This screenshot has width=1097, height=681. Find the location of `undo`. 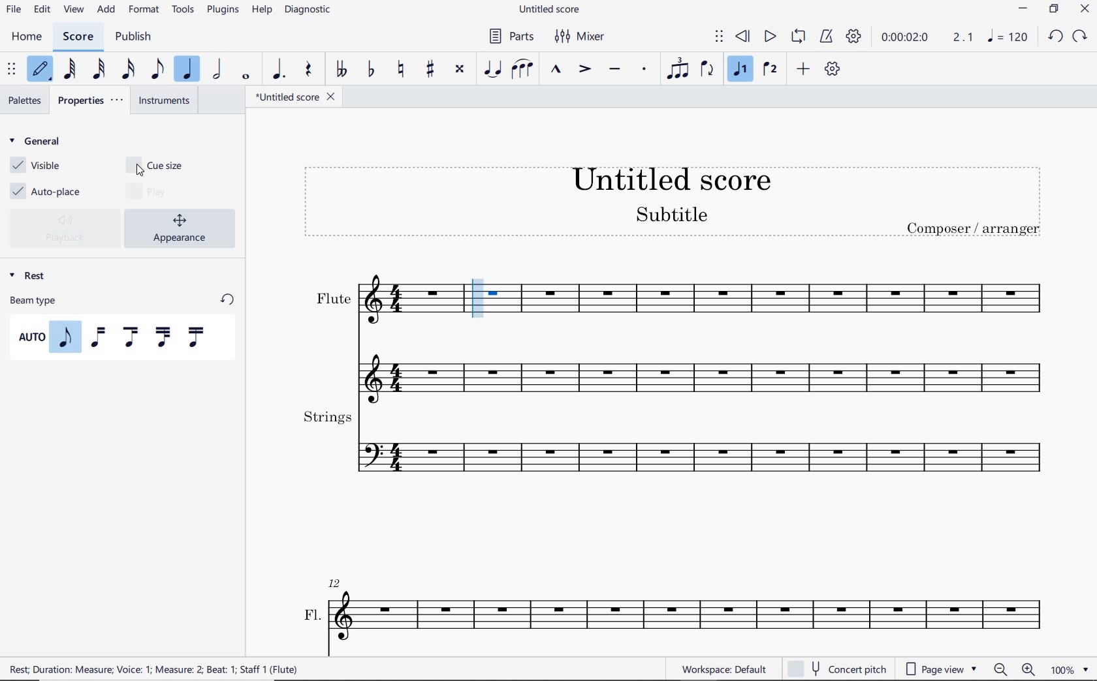

undo is located at coordinates (1055, 35).